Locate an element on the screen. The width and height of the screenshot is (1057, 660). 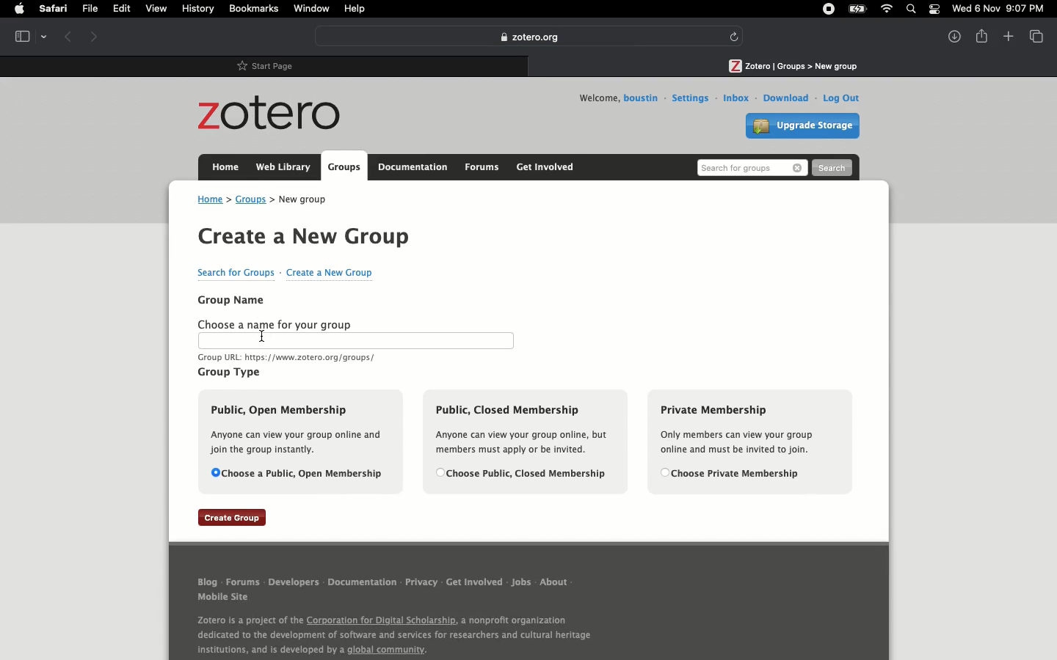
Forums is located at coordinates (244, 582).